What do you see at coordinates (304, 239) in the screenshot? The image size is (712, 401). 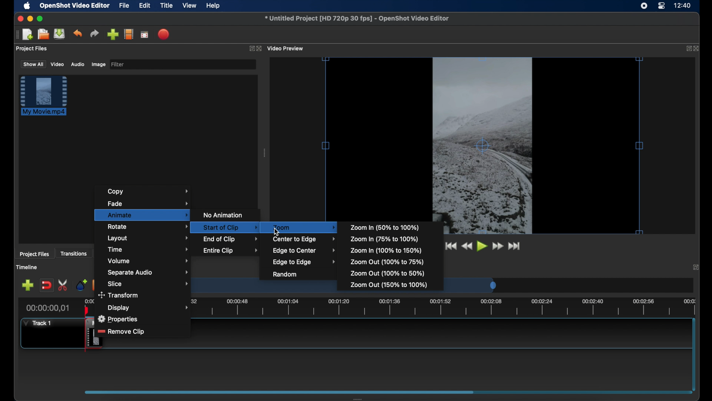 I see `center to edge  menu` at bounding box center [304, 239].